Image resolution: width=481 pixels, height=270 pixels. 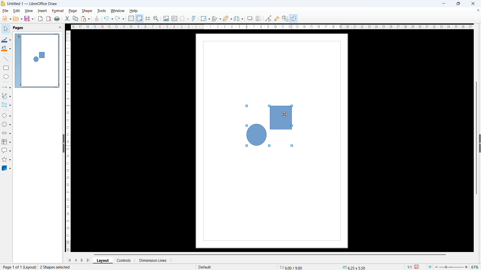 I want to click on block arrows, so click(x=7, y=133).